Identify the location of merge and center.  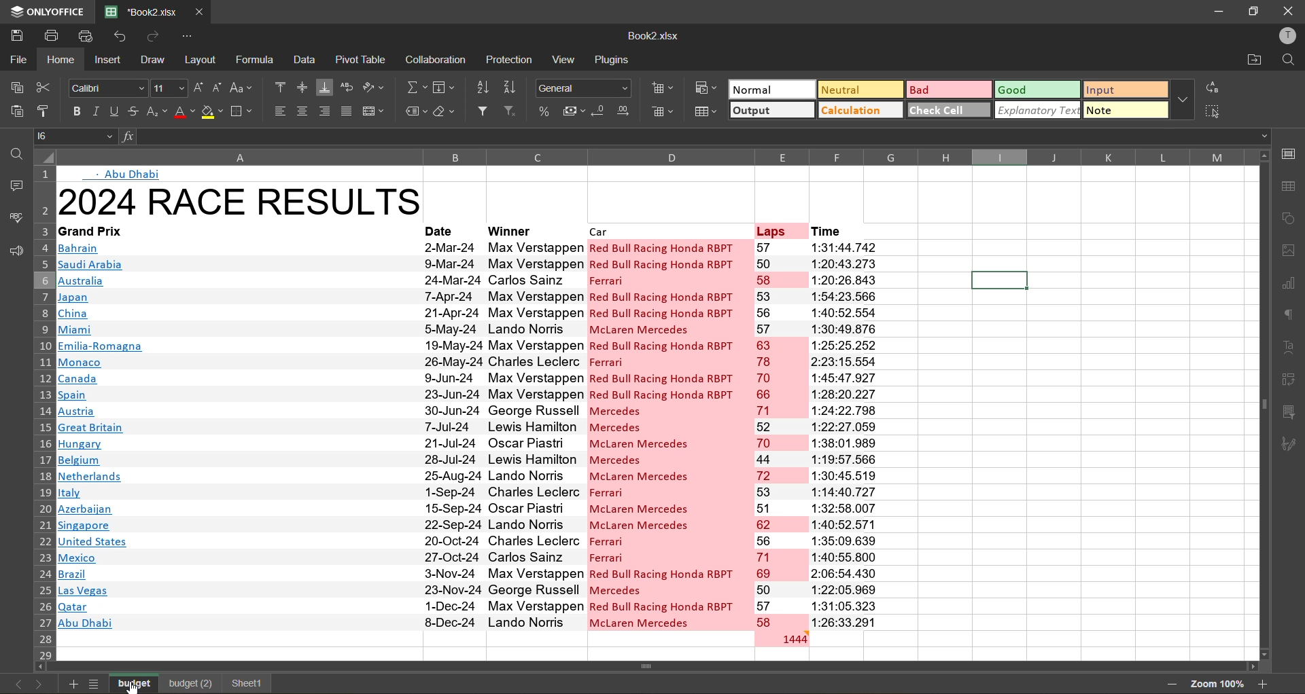
(375, 111).